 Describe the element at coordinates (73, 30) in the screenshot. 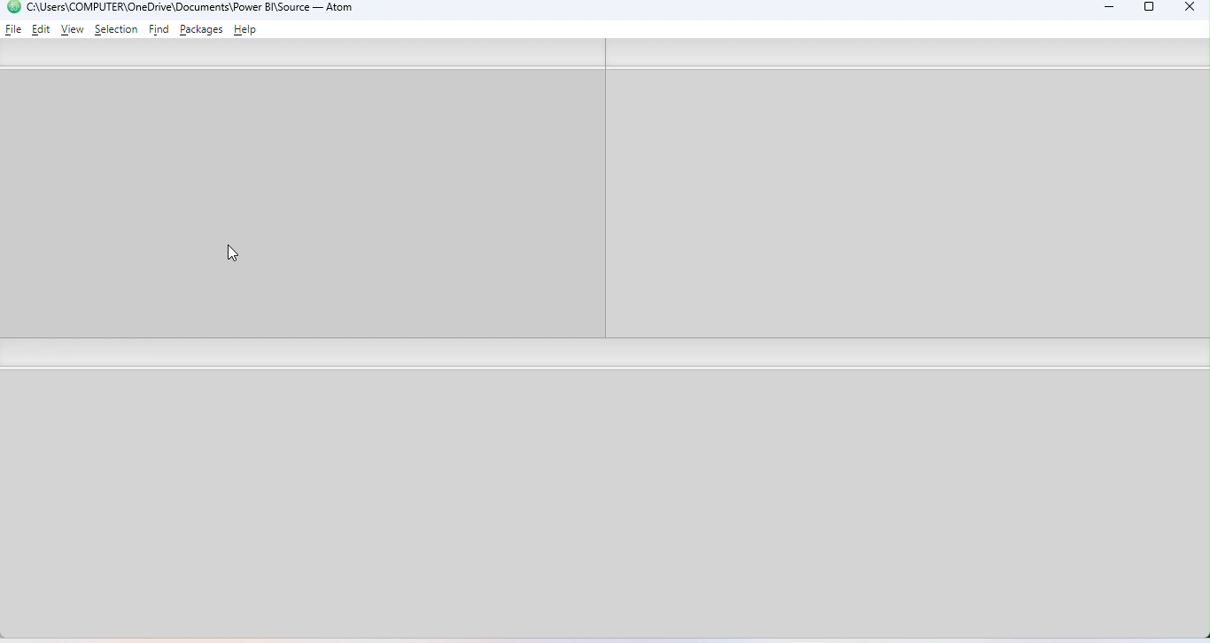

I see `View` at that location.